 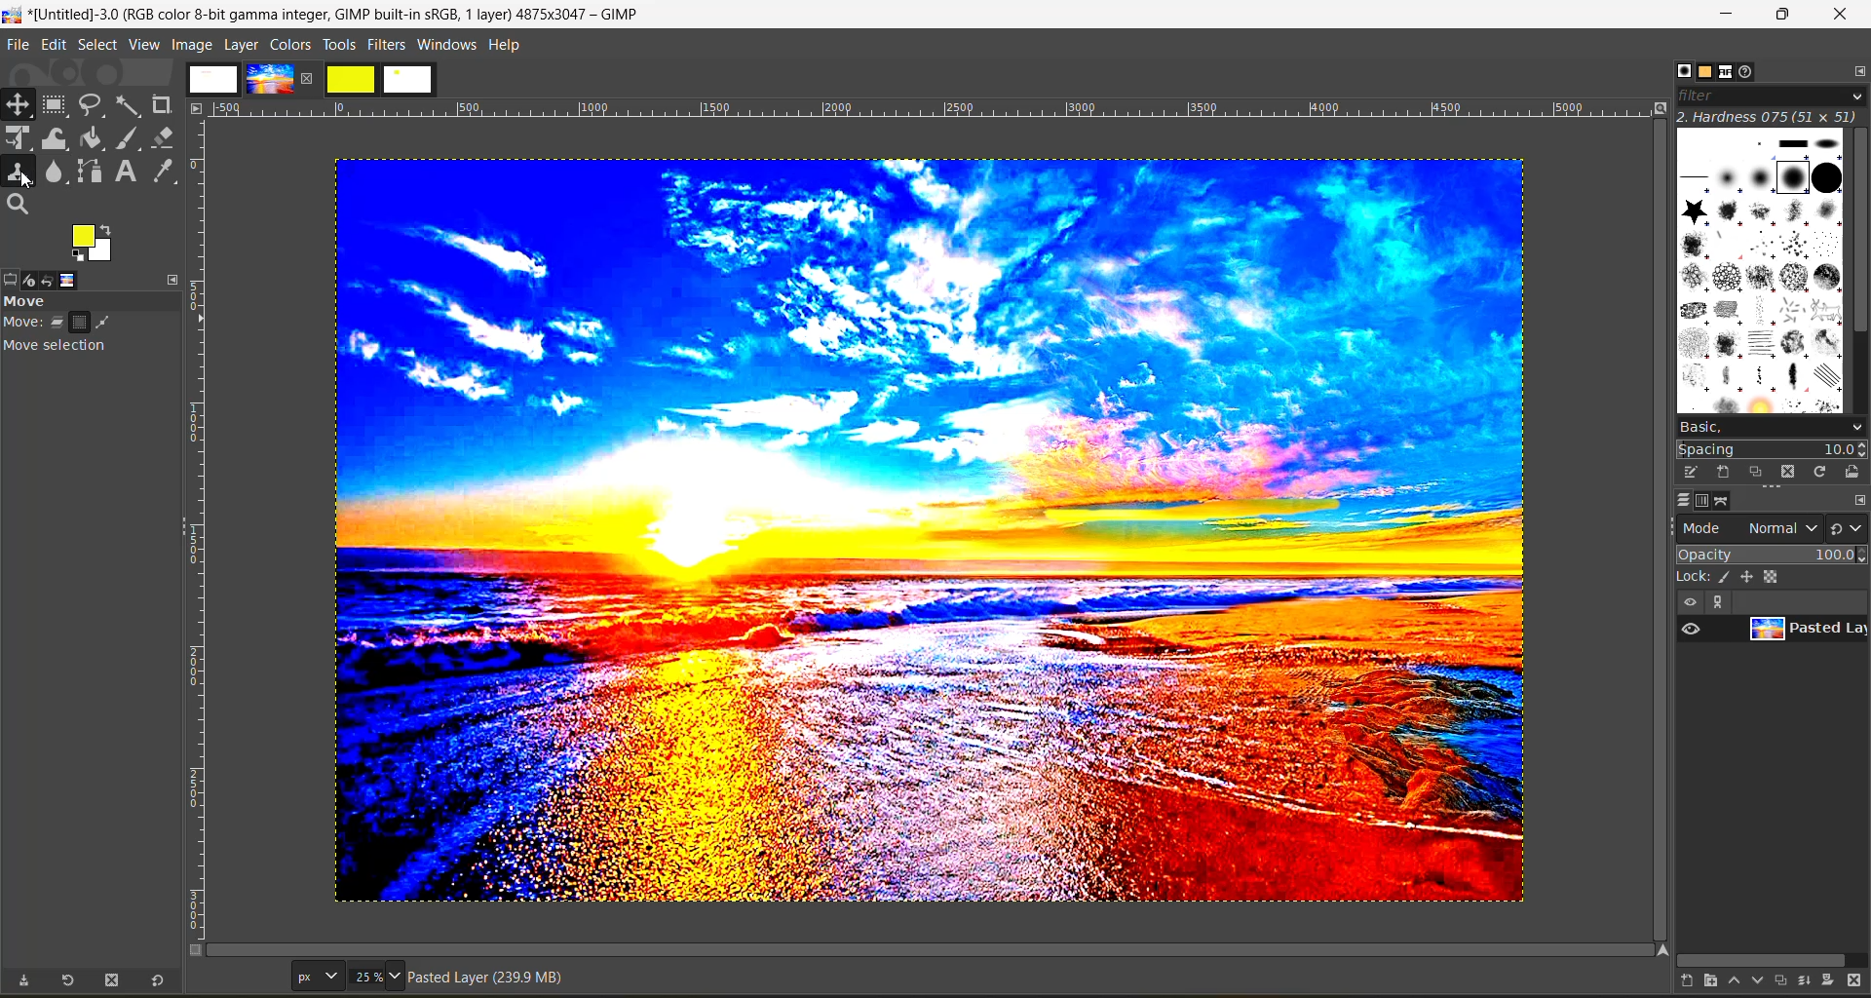 What do you see at coordinates (1770, 554) in the screenshot?
I see `opacity` at bounding box center [1770, 554].